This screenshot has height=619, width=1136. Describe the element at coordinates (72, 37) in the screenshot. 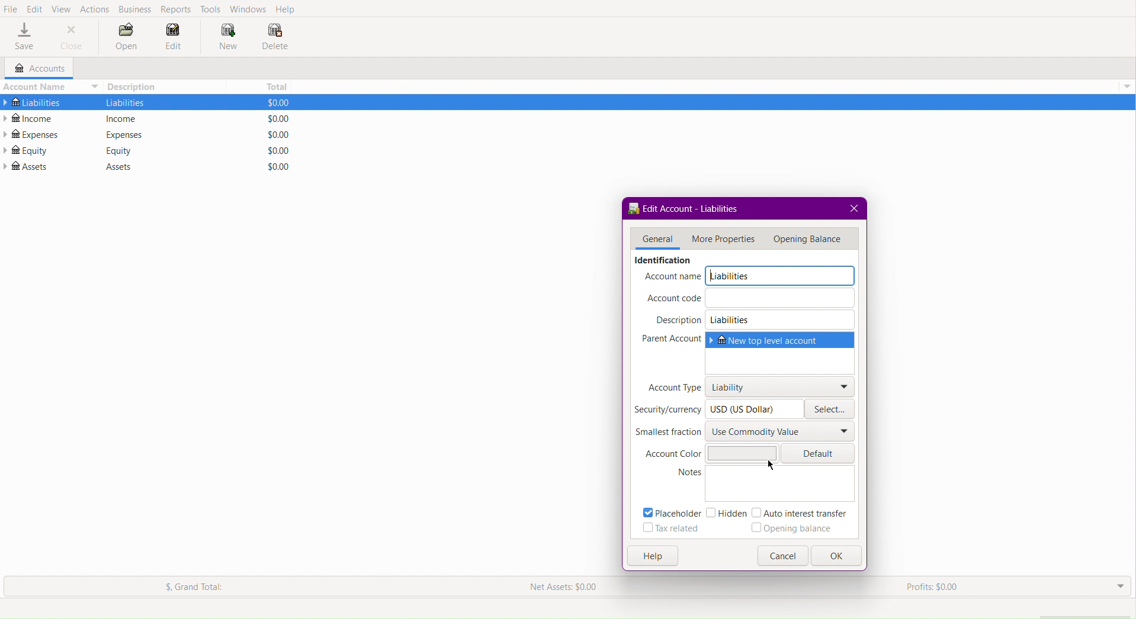

I see `Close` at that location.